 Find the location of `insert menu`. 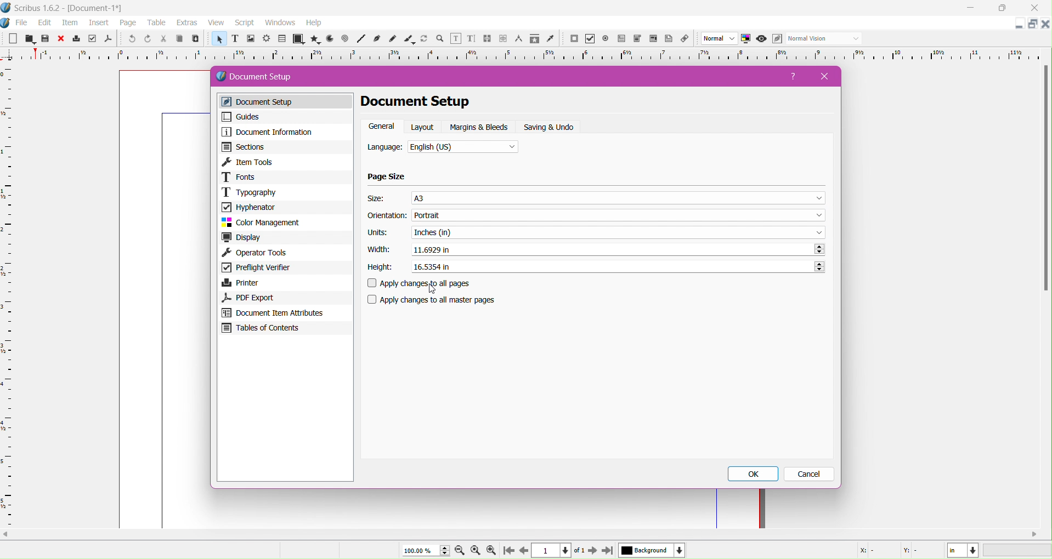

insert menu is located at coordinates (99, 24).